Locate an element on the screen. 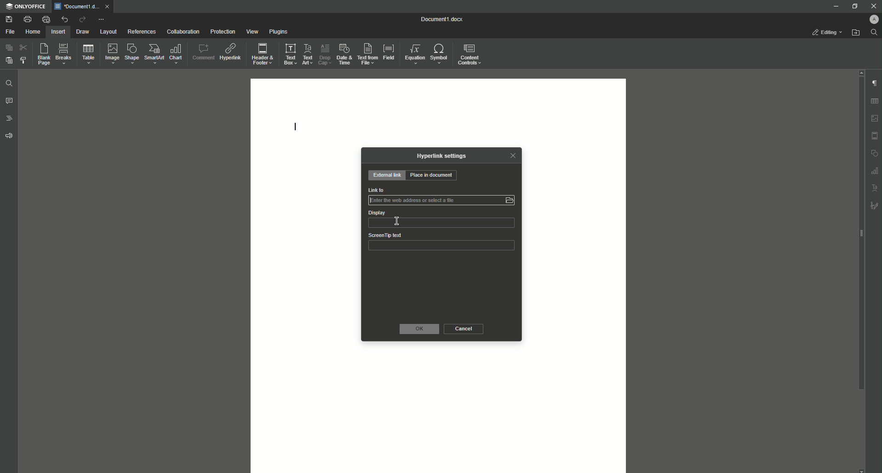 The width and height of the screenshot is (882, 473). Plugins is located at coordinates (278, 31).